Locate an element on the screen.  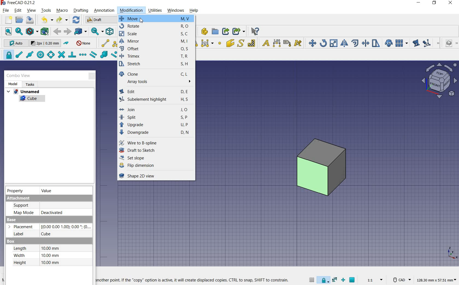
edit is located at coordinates (18, 10).